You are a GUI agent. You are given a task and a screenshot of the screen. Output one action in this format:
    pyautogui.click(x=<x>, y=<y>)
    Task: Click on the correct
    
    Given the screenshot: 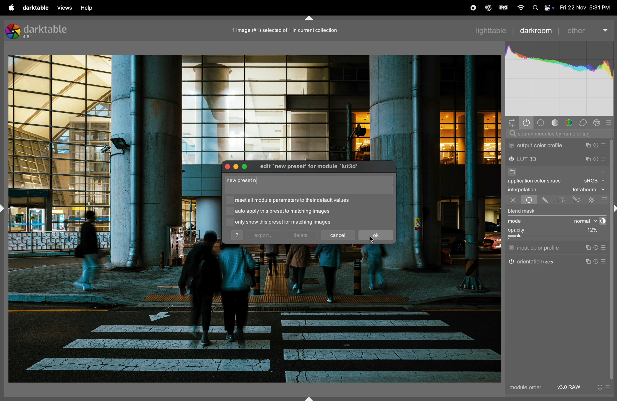 What is the action you would take?
    pyautogui.click(x=598, y=123)
    